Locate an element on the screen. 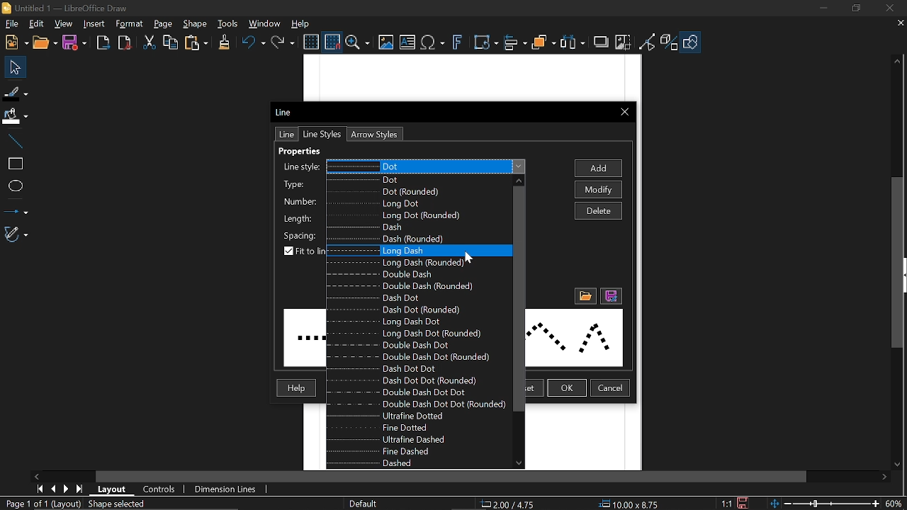 This screenshot has width=907, height=510. Reset is located at coordinates (524, 389).